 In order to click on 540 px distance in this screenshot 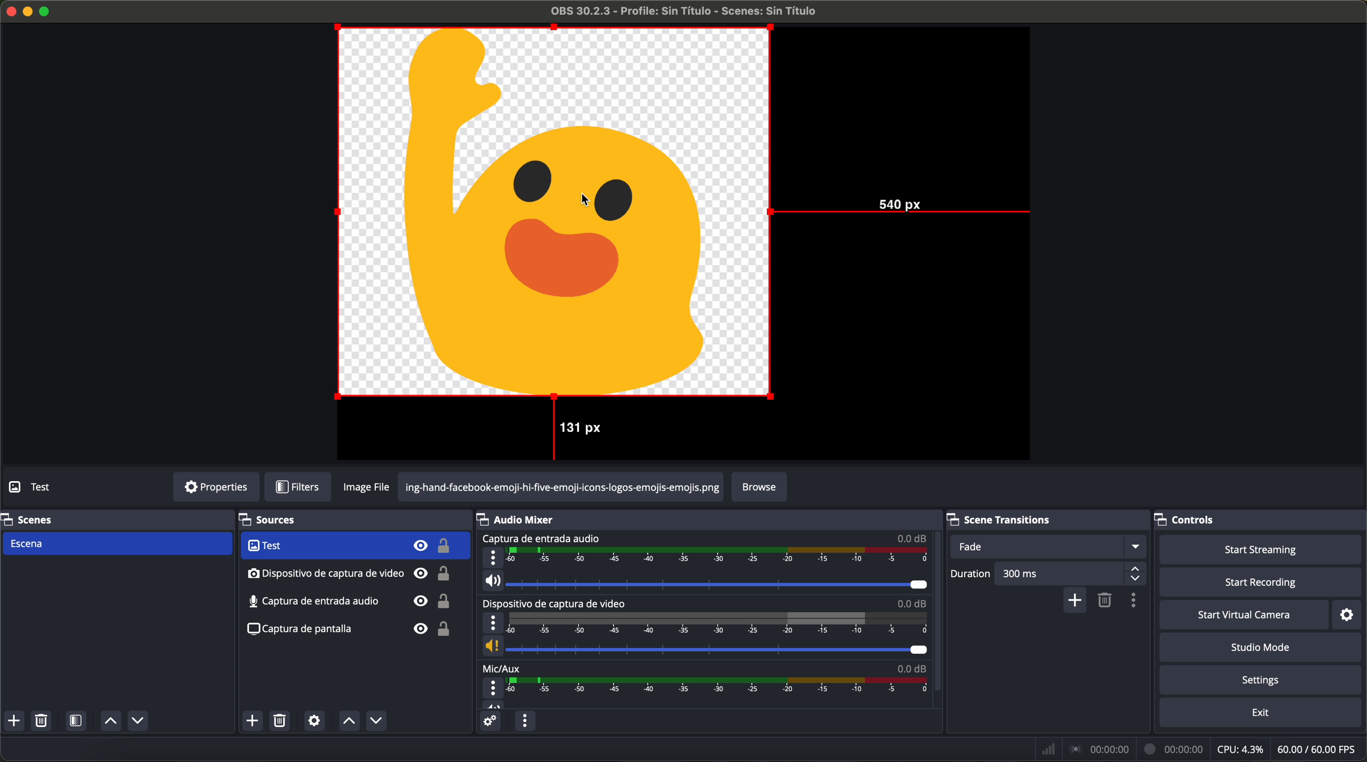, I will do `click(904, 210)`.